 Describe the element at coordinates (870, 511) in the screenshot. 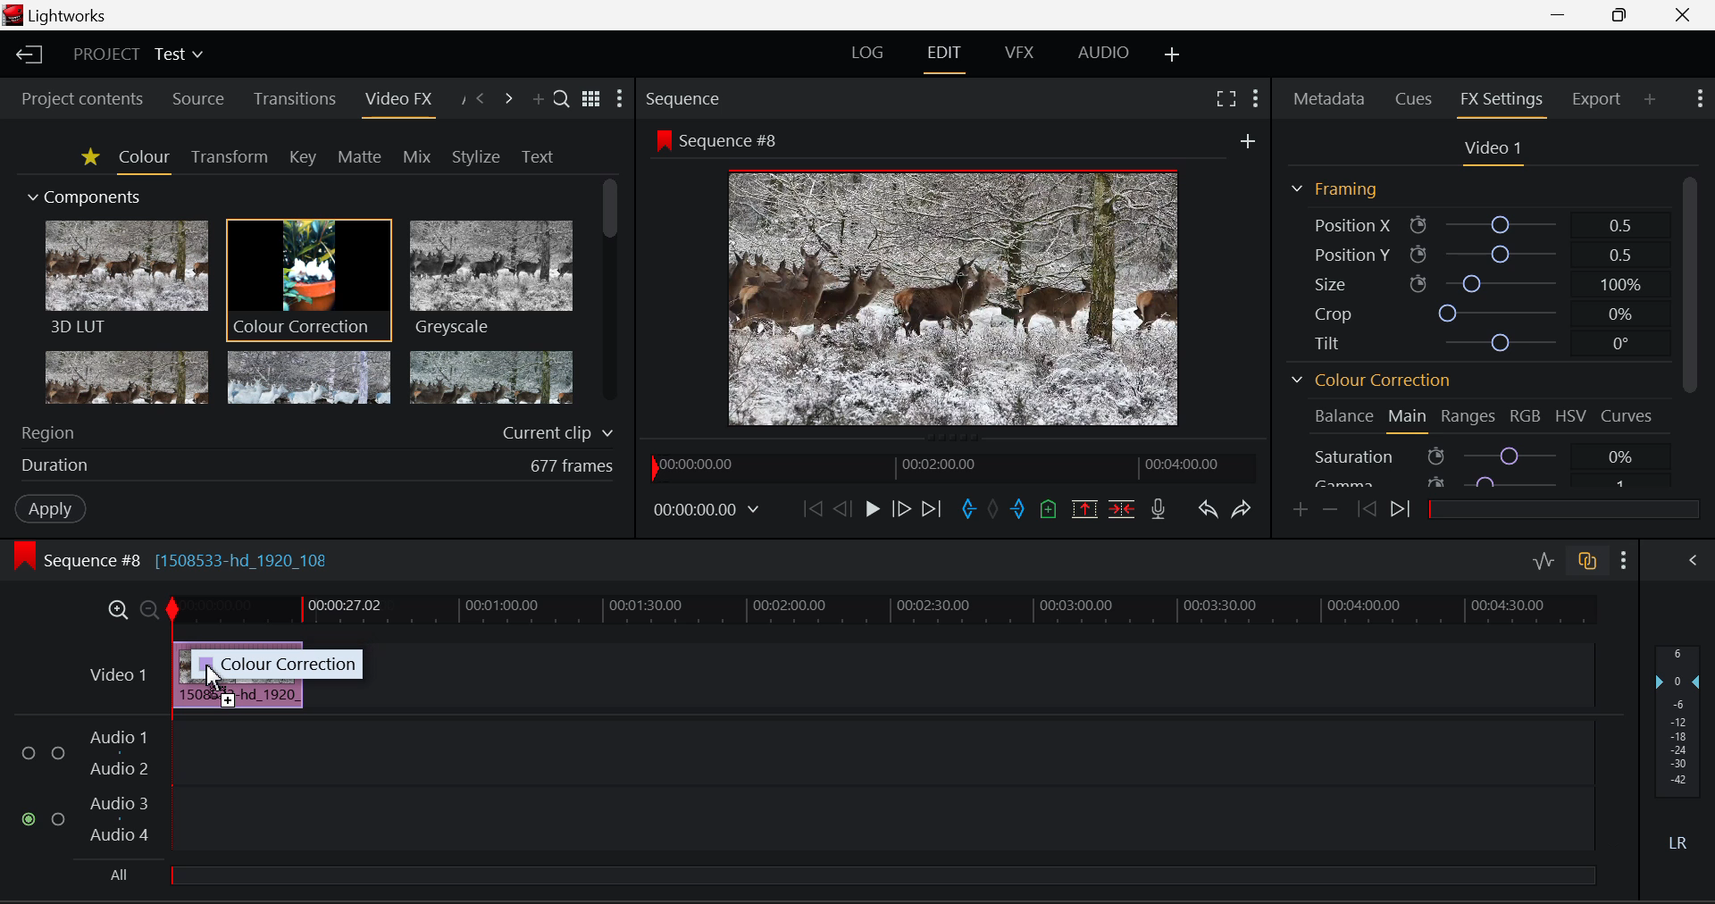

I see `Play` at that location.